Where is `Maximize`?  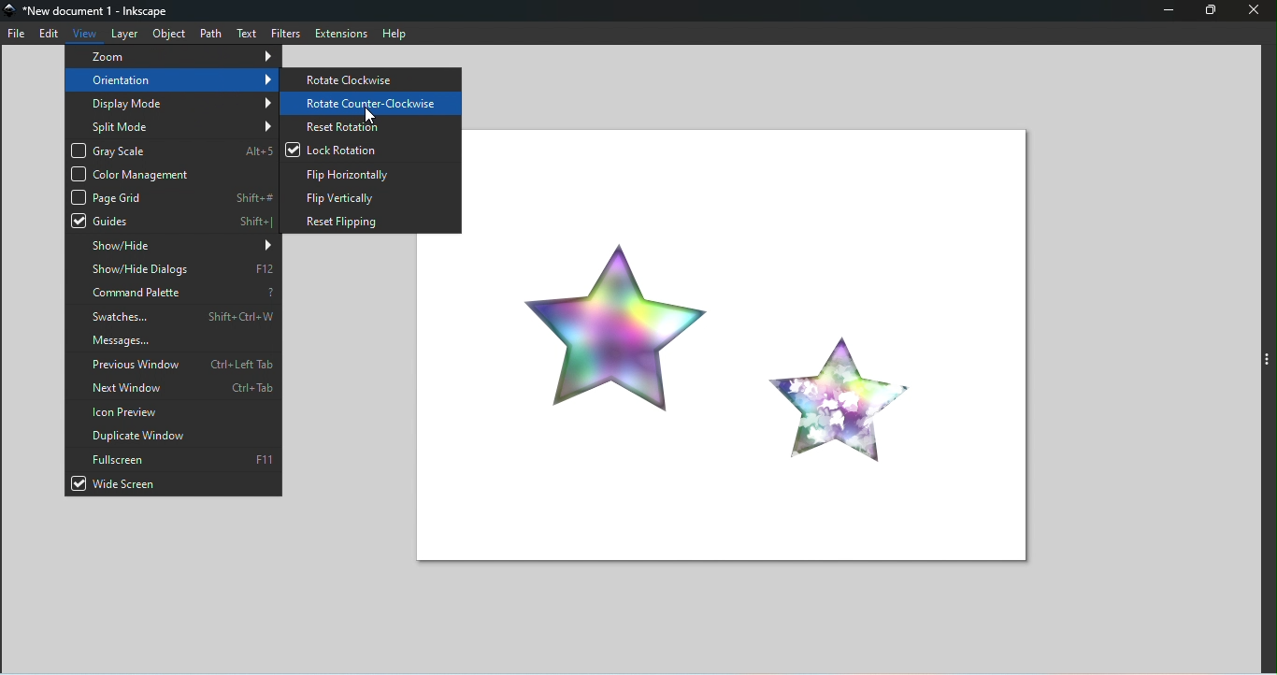
Maximize is located at coordinates (1215, 12).